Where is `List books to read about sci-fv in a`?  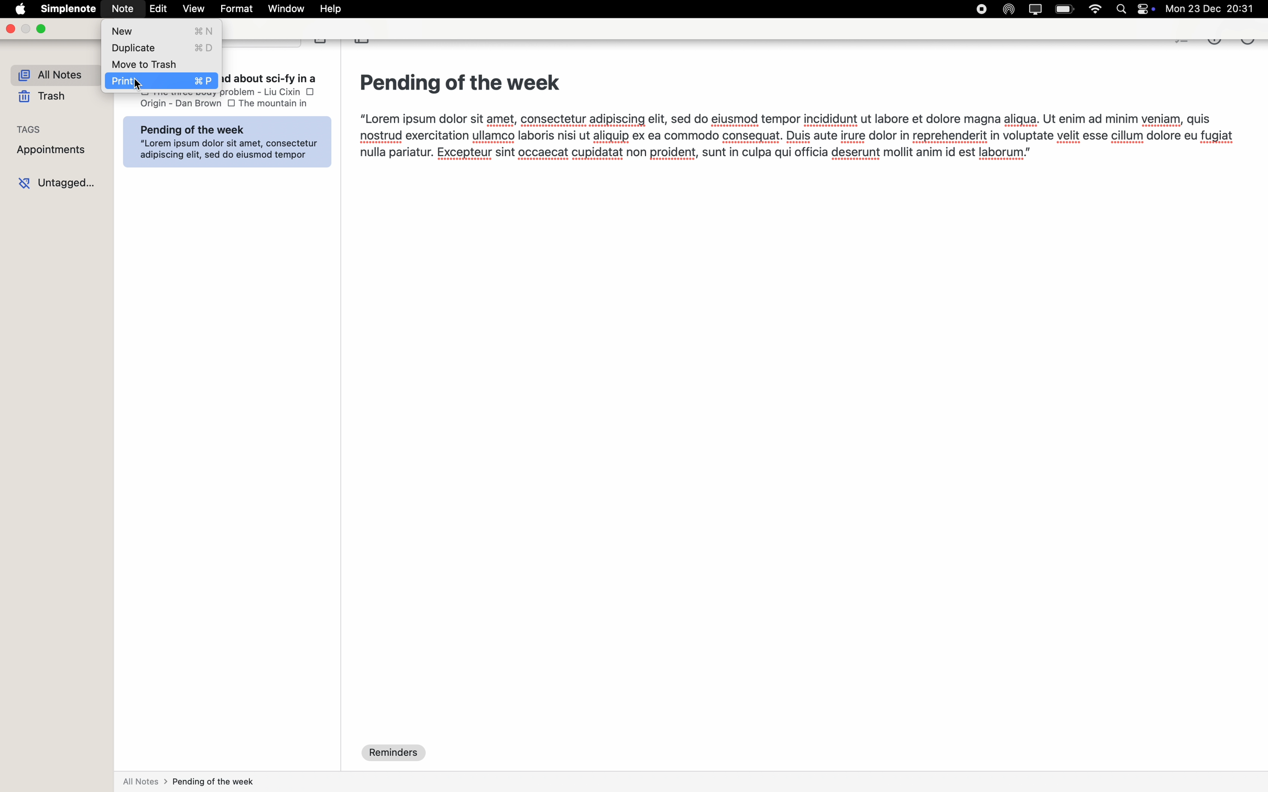 List books to read about sci-fv in a is located at coordinates (273, 76).